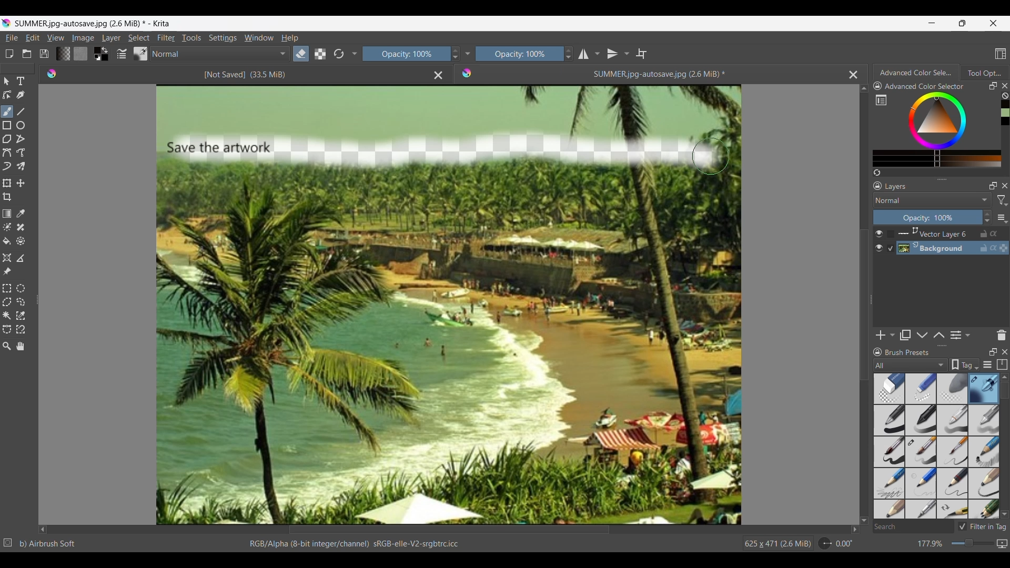  What do you see at coordinates (6, 347) in the screenshot?
I see `Zoom tool` at bounding box center [6, 347].